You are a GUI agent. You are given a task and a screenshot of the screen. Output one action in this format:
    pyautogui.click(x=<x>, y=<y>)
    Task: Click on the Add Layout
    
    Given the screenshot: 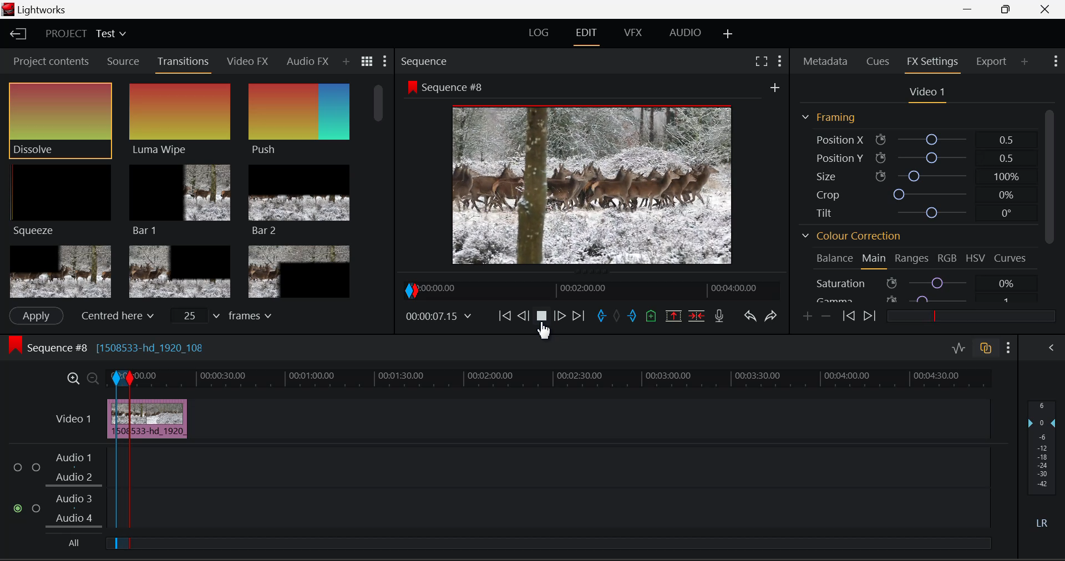 What is the action you would take?
    pyautogui.click(x=728, y=35)
    